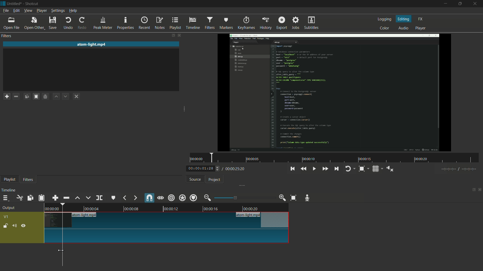 The image size is (483, 271). What do you see at coordinates (244, 198) in the screenshot?
I see `adjustment bar` at bounding box center [244, 198].